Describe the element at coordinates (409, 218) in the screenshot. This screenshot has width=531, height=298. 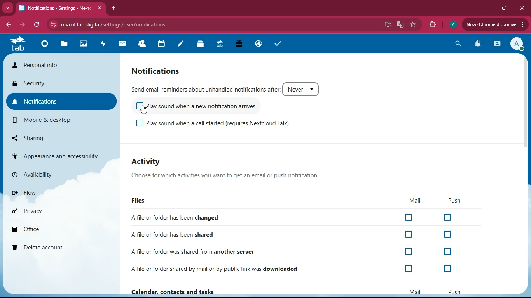
I see `off` at that location.